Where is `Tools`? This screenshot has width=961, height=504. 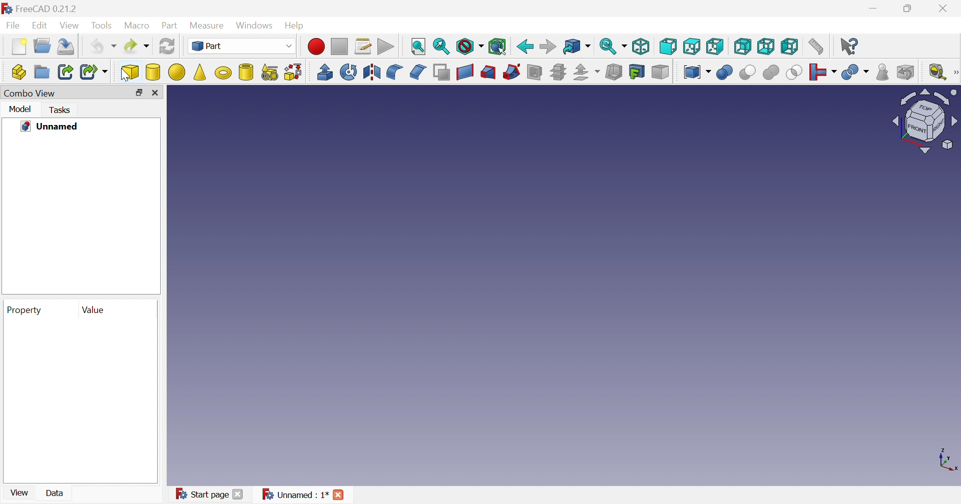
Tools is located at coordinates (102, 25).